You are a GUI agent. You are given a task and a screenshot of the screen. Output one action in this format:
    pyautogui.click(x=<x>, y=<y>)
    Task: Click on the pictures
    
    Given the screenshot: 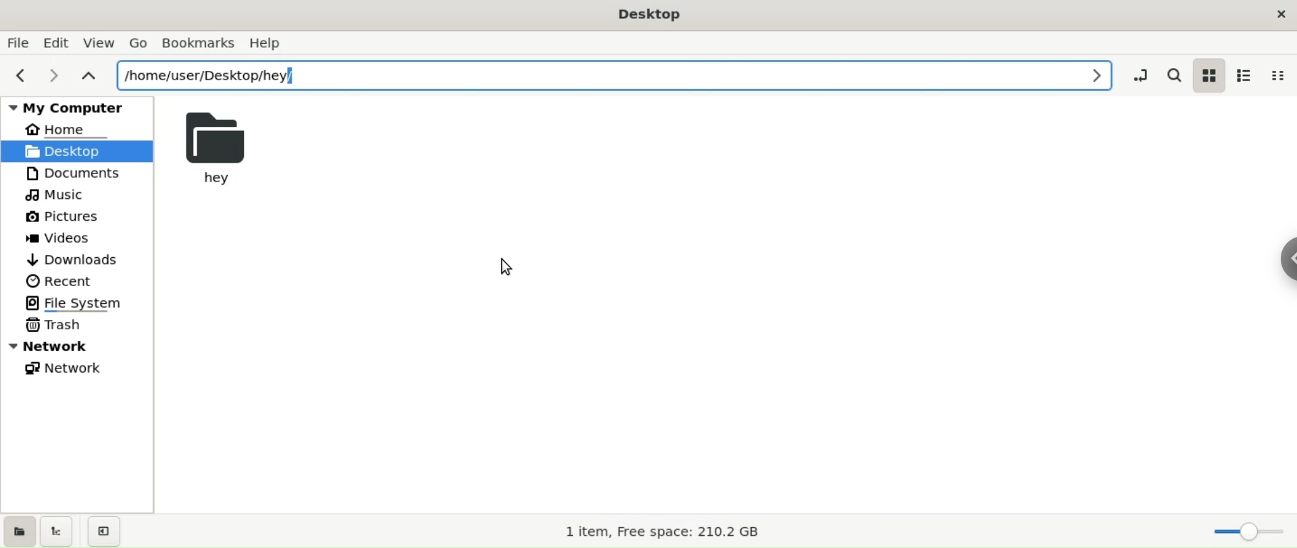 What is the action you would take?
    pyautogui.click(x=65, y=217)
    